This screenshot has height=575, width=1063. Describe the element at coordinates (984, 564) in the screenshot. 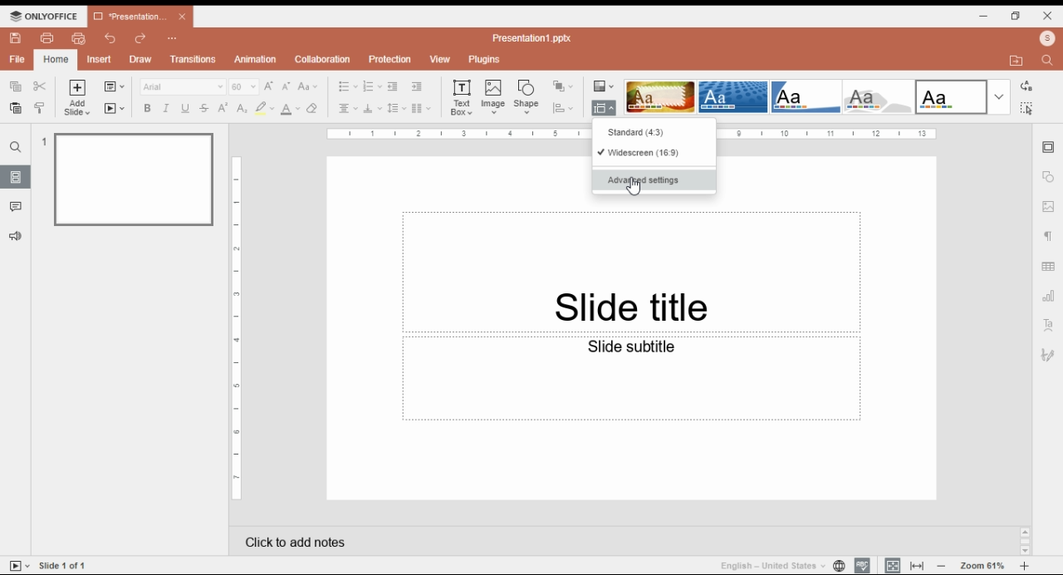

I see `Zoom 61%` at that location.